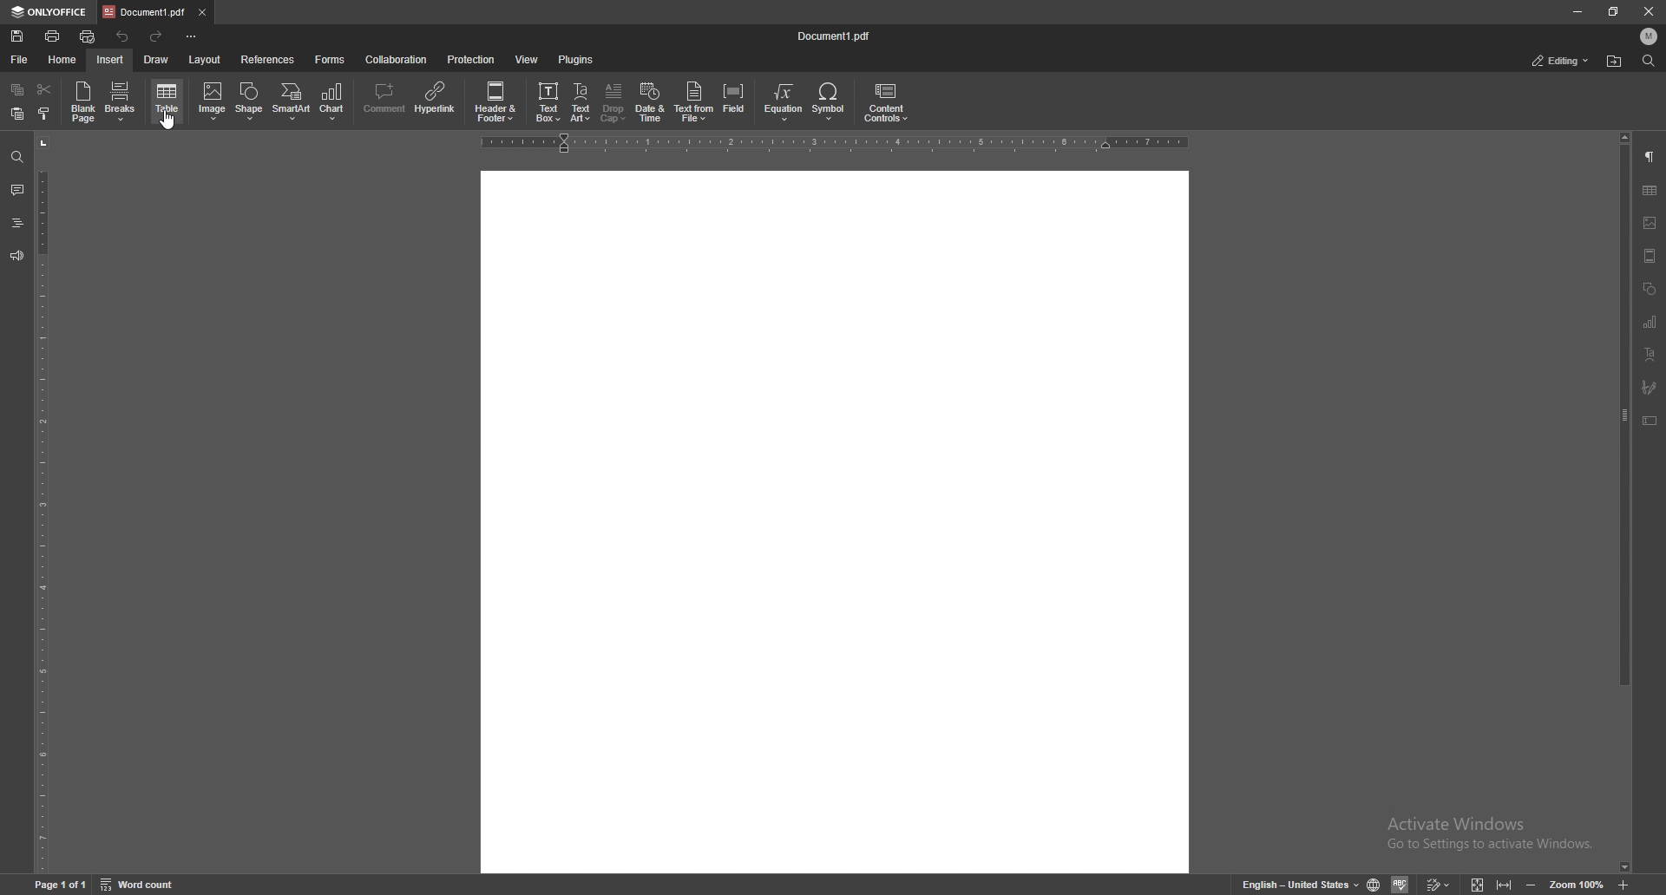 This screenshot has height=895, width=1666. What do you see at coordinates (125, 36) in the screenshot?
I see `undo` at bounding box center [125, 36].